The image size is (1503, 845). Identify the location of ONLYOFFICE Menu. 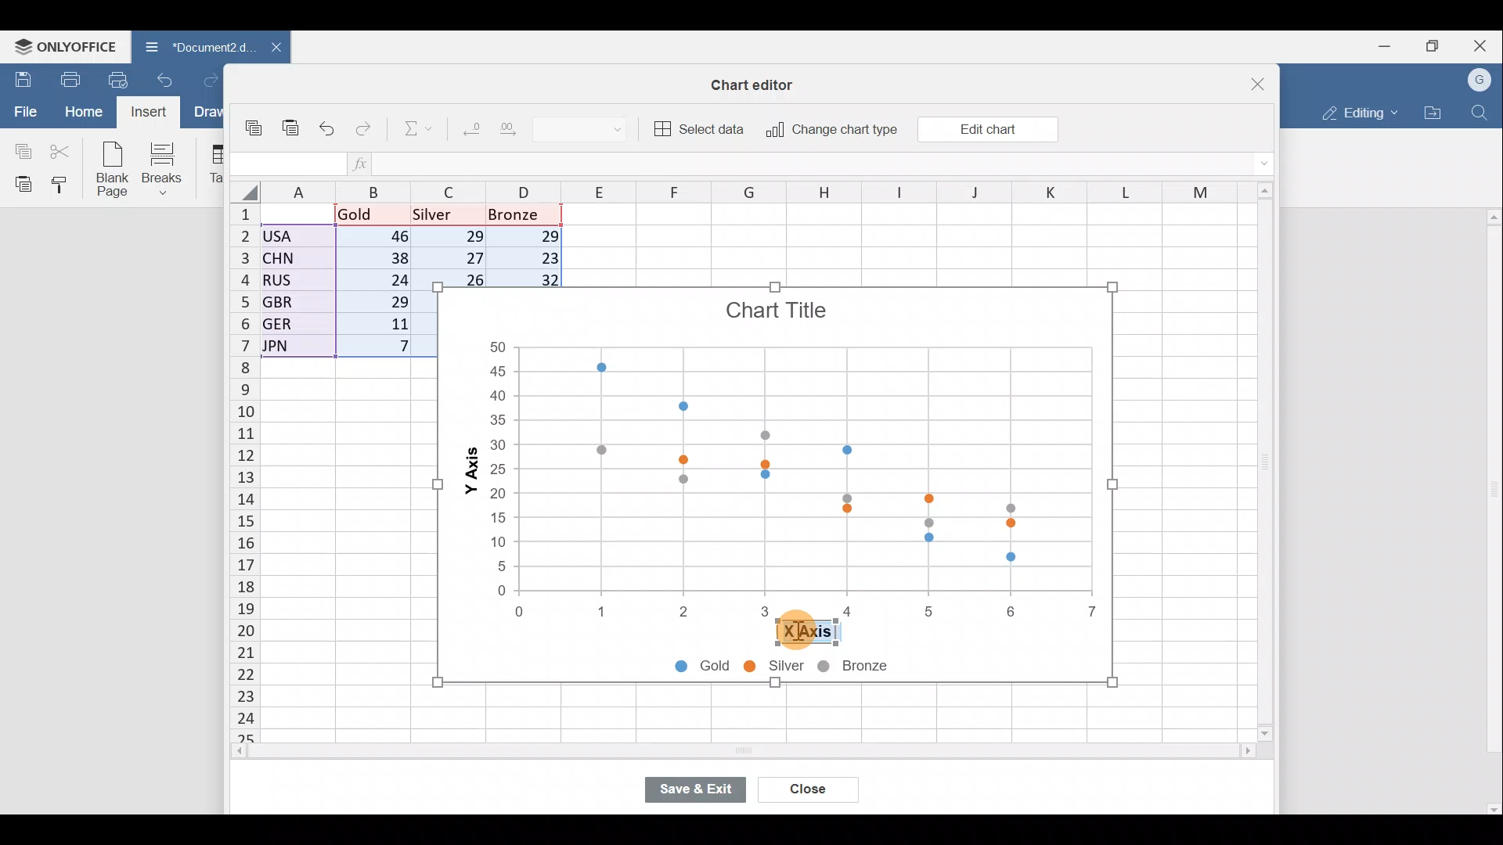
(64, 45).